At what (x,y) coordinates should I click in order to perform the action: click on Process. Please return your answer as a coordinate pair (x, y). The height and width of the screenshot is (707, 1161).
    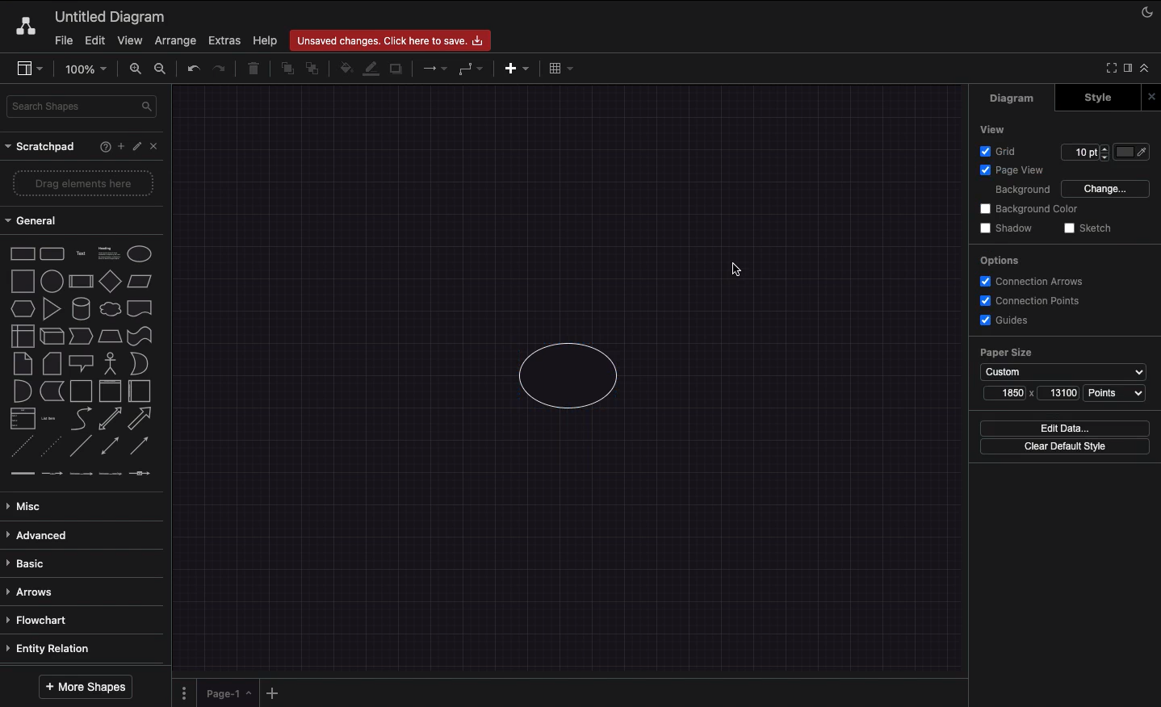
    Looking at the image, I should click on (79, 282).